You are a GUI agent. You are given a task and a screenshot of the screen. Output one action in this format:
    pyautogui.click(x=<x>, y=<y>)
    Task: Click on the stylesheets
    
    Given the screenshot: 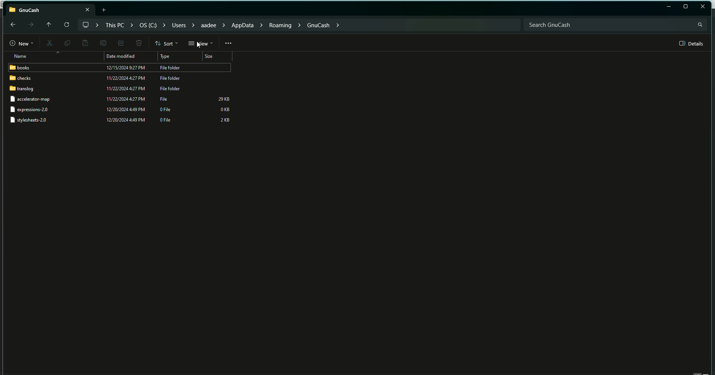 What is the action you would take?
    pyautogui.click(x=32, y=121)
    